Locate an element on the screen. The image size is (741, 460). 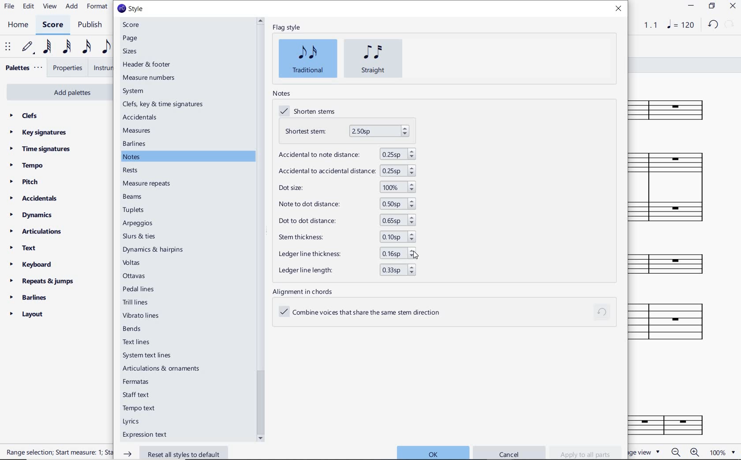
page view is located at coordinates (644, 452).